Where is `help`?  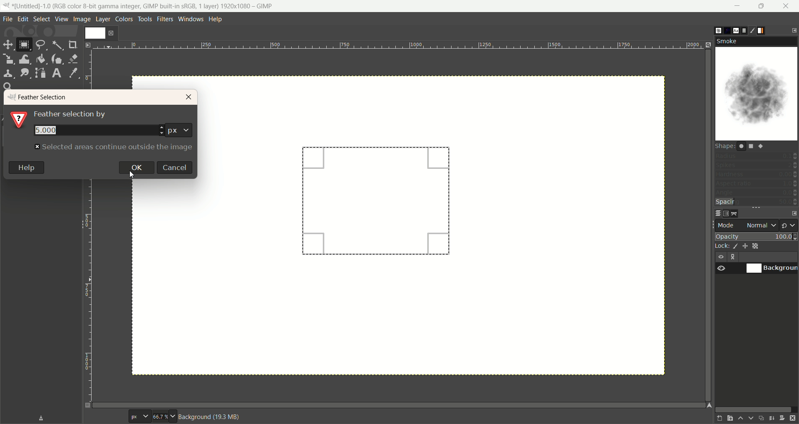 help is located at coordinates (215, 20).